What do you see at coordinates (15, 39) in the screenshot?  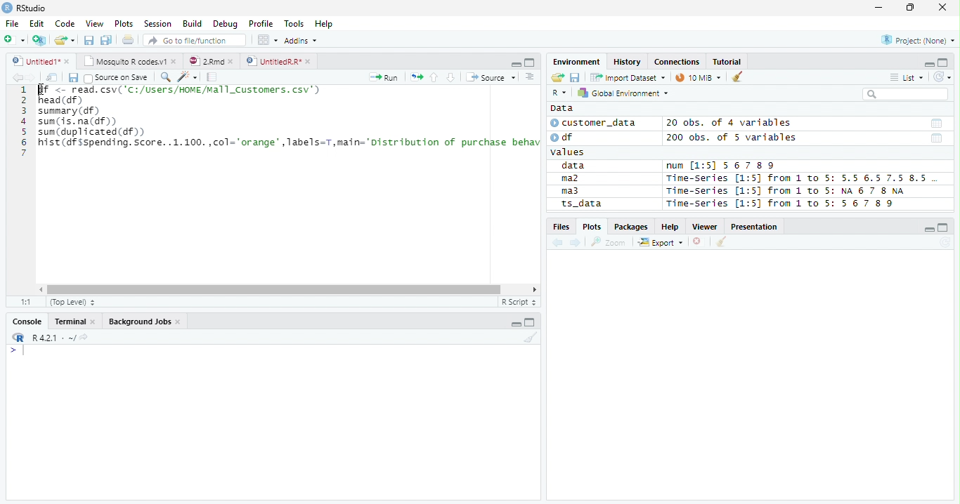 I see `New File` at bounding box center [15, 39].